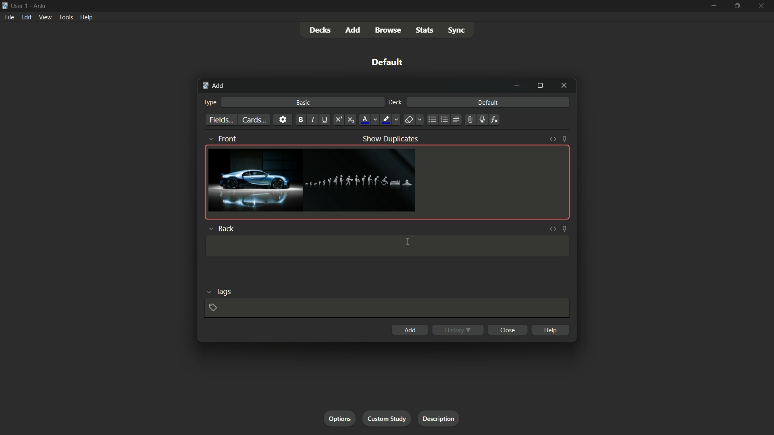 The image size is (774, 435). Describe the element at coordinates (713, 6) in the screenshot. I see `minimize` at that location.